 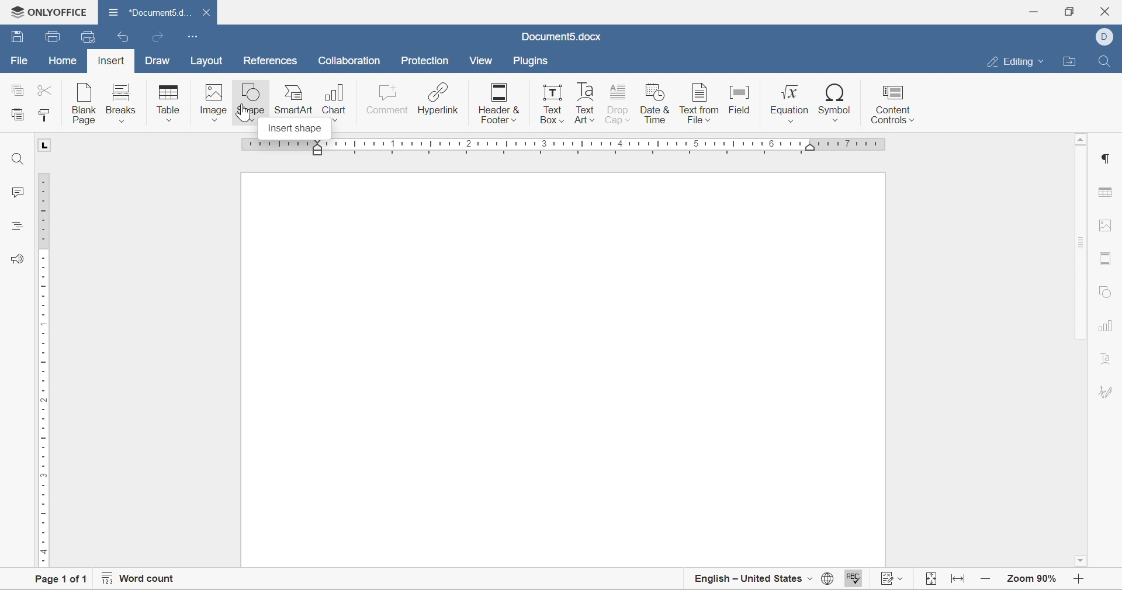 What do you see at coordinates (1109, 358) in the screenshot?
I see `text art settings` at bounding box center [1109, 358].